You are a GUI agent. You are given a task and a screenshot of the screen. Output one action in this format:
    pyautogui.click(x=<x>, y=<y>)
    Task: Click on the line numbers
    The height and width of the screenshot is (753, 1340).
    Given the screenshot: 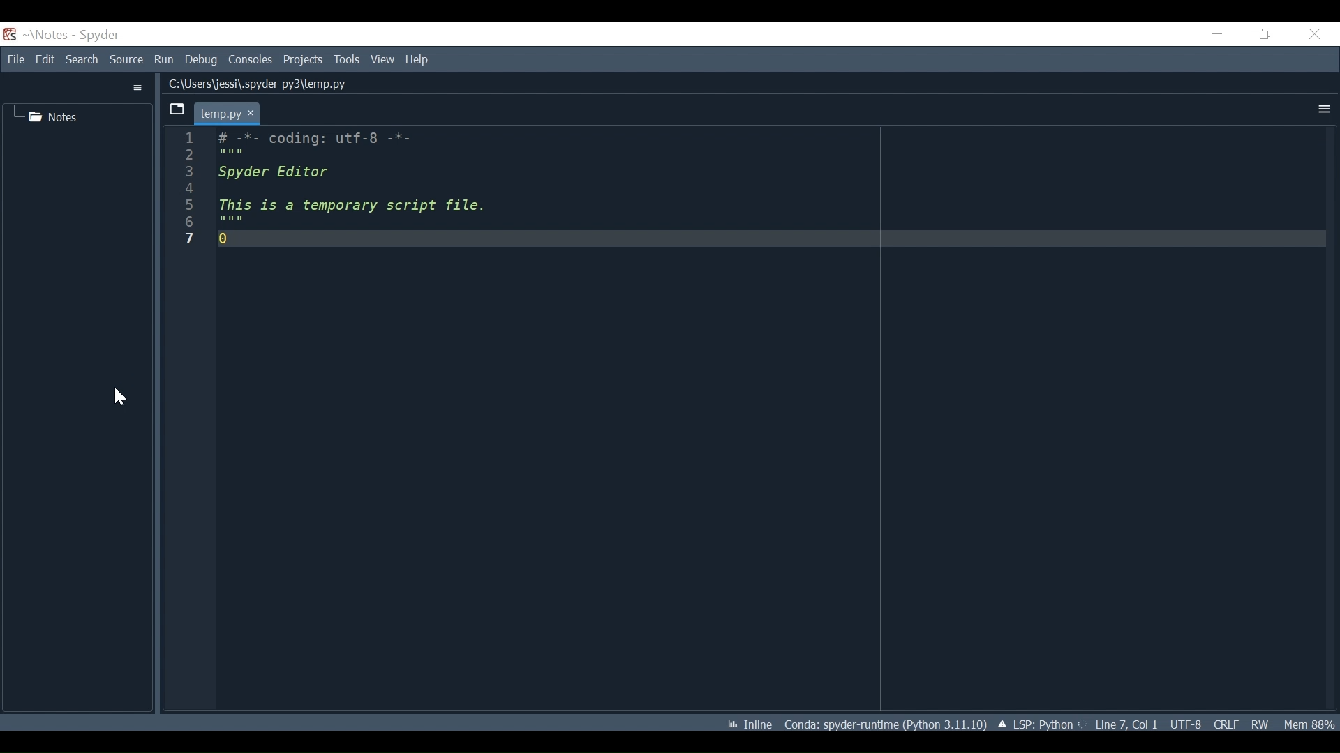 What is the action you would take?
    pyautogui.click(x=191, y=193)
    